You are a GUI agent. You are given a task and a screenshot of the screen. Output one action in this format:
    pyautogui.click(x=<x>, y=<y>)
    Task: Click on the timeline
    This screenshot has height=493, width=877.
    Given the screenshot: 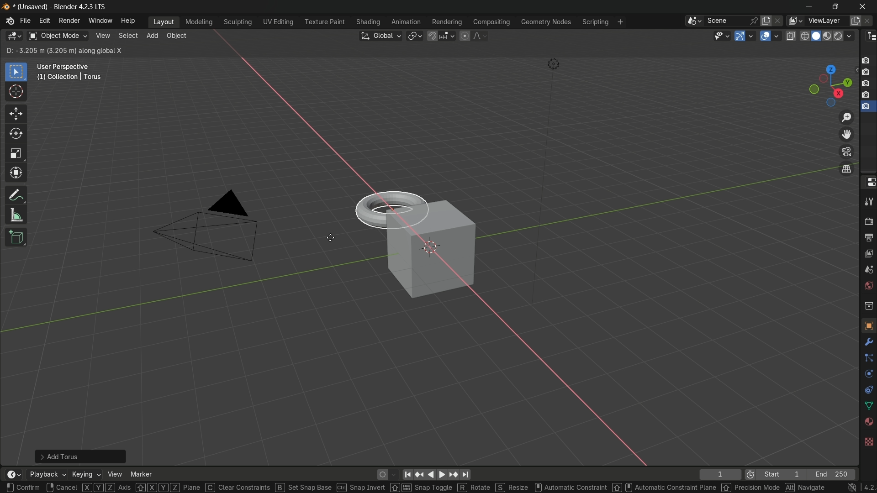 What is the action you would take?
    pyautogui.click(x=14, y=474)
    